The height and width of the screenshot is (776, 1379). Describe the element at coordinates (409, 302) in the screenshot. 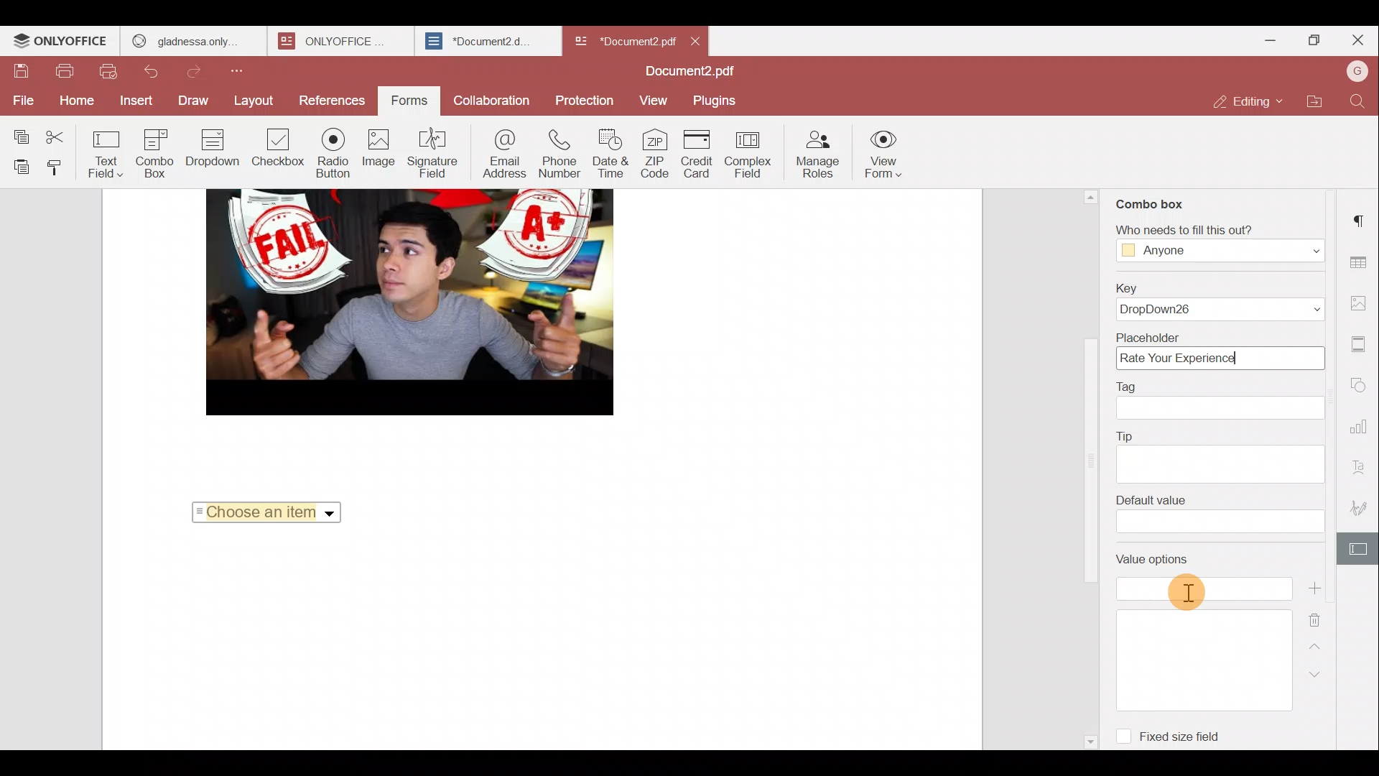

I see `image` at that location.